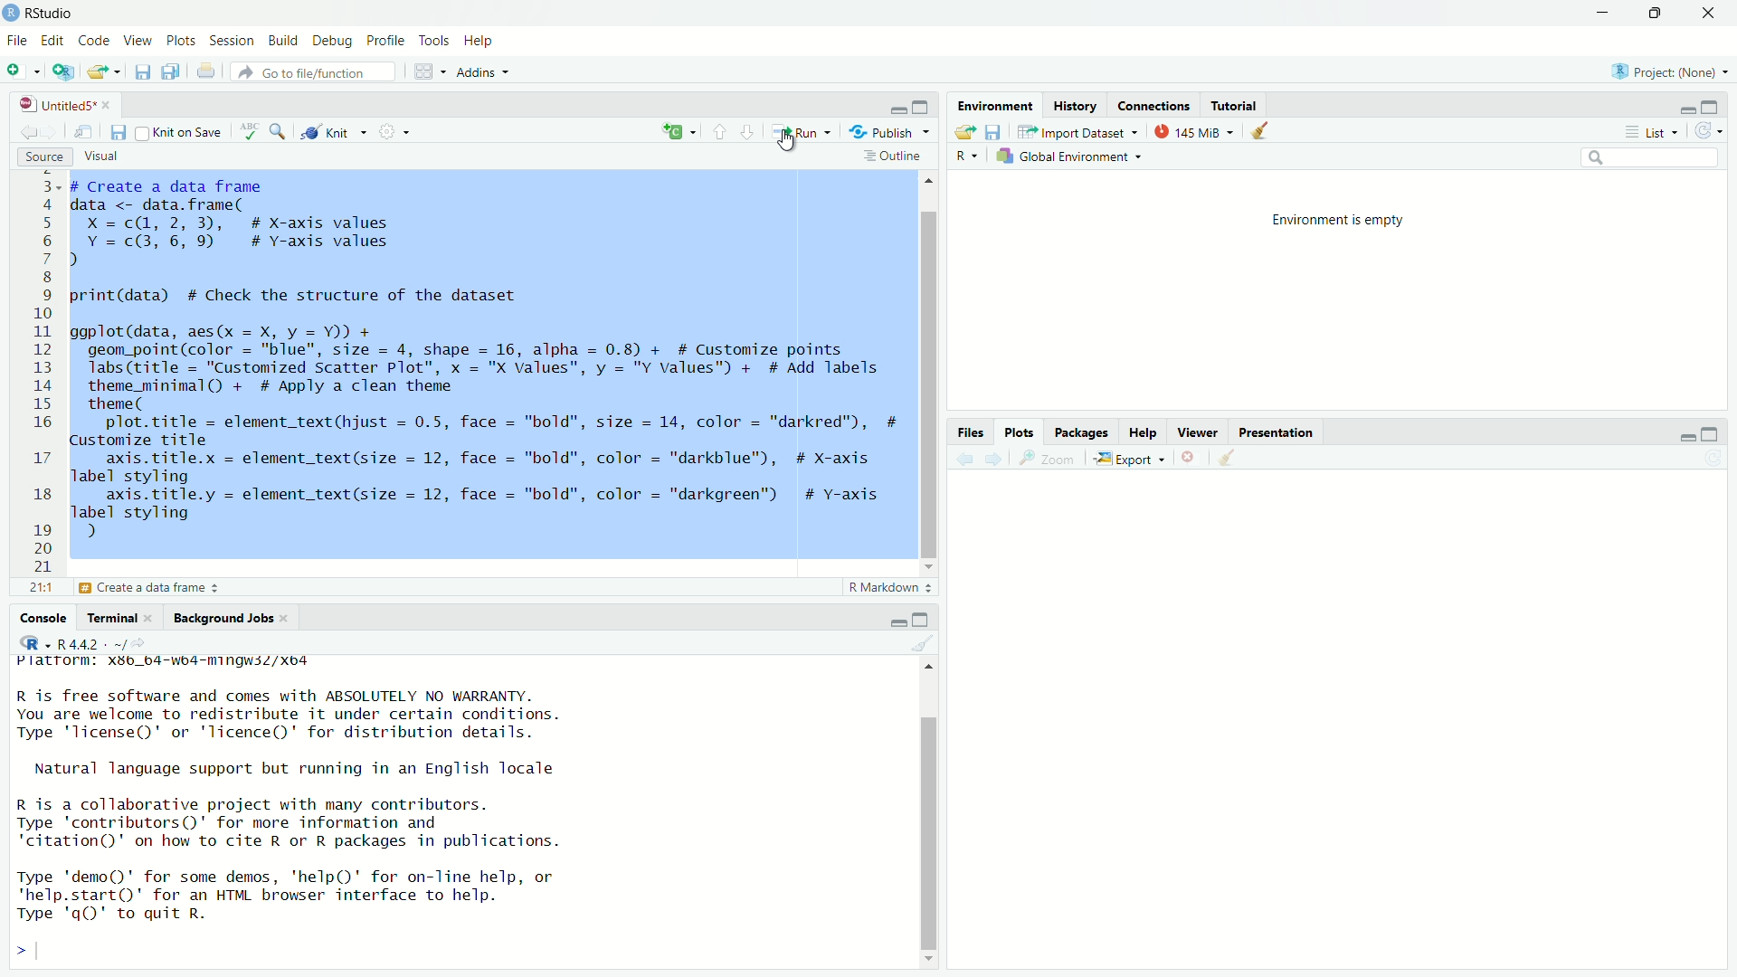 The image size is (1737, 977). I want to click on Save, so click(118, 132).